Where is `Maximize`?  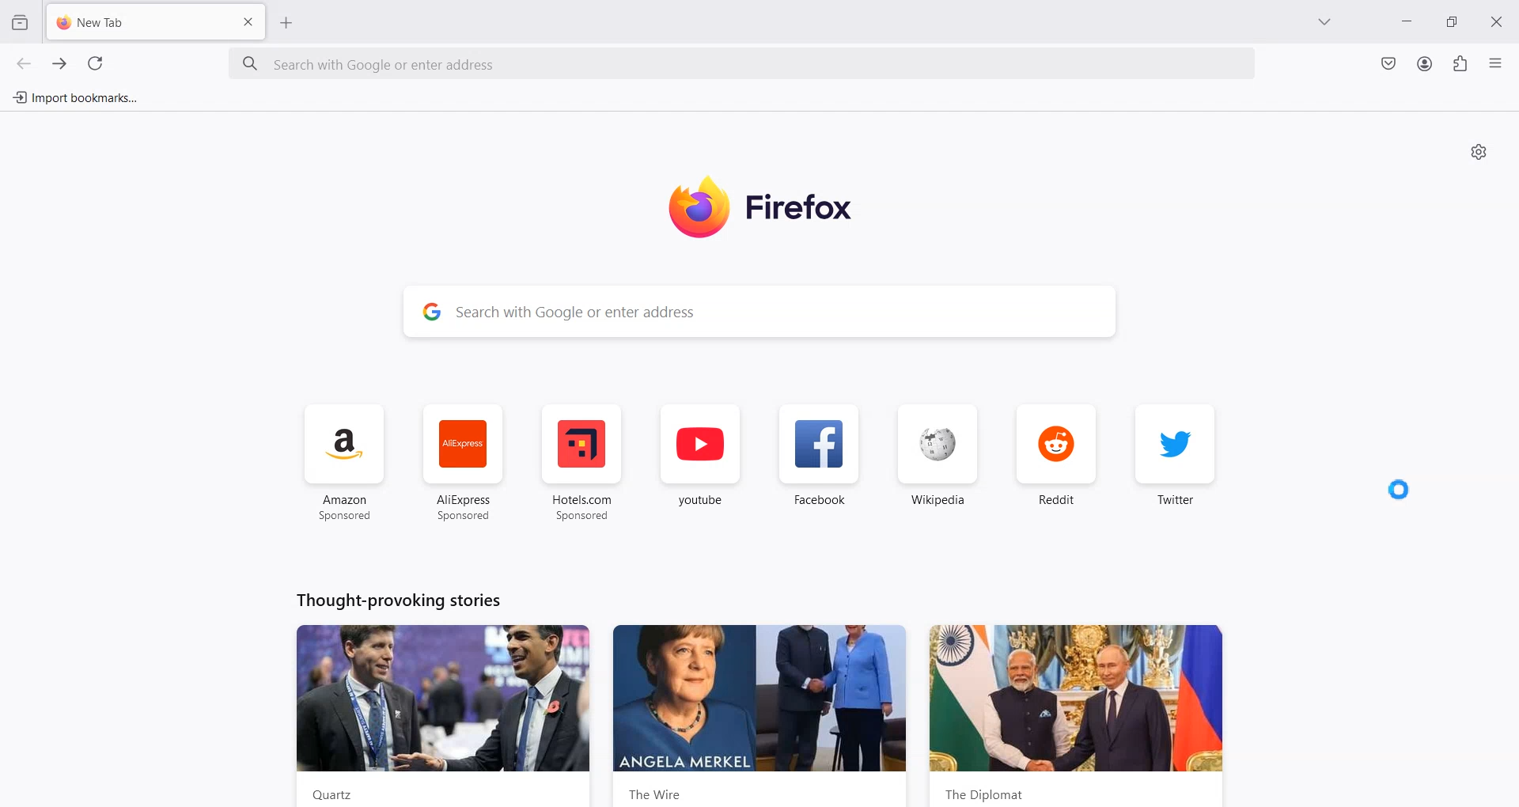 Maximize is located at coordinates (1455, 22).